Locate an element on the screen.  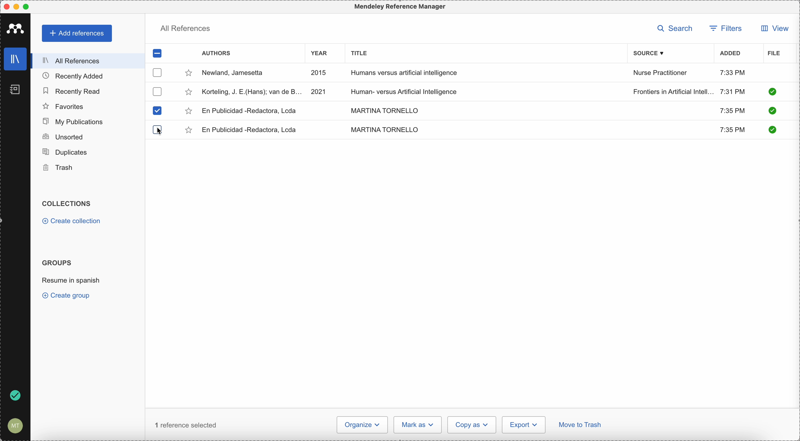
move to trash is located at coordinates (581, 426).